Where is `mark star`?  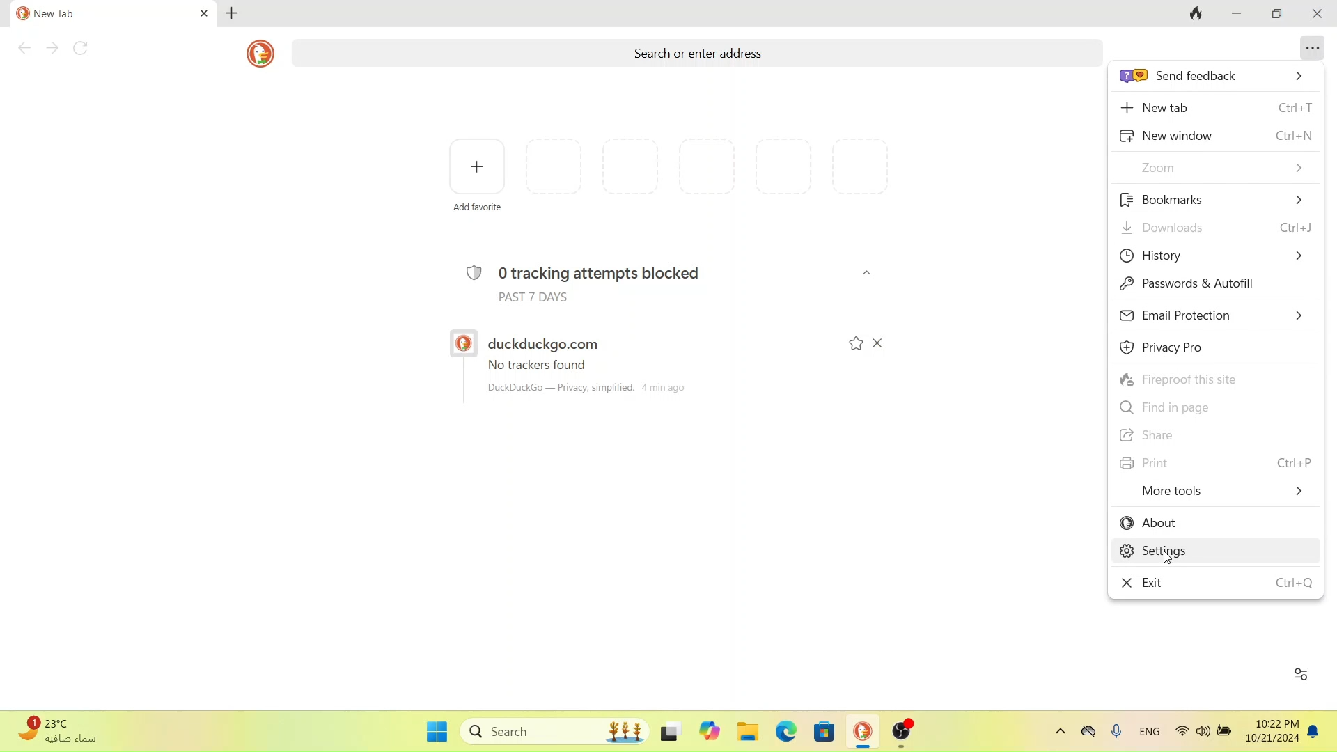 mark star is located at coordinates (855, 344).